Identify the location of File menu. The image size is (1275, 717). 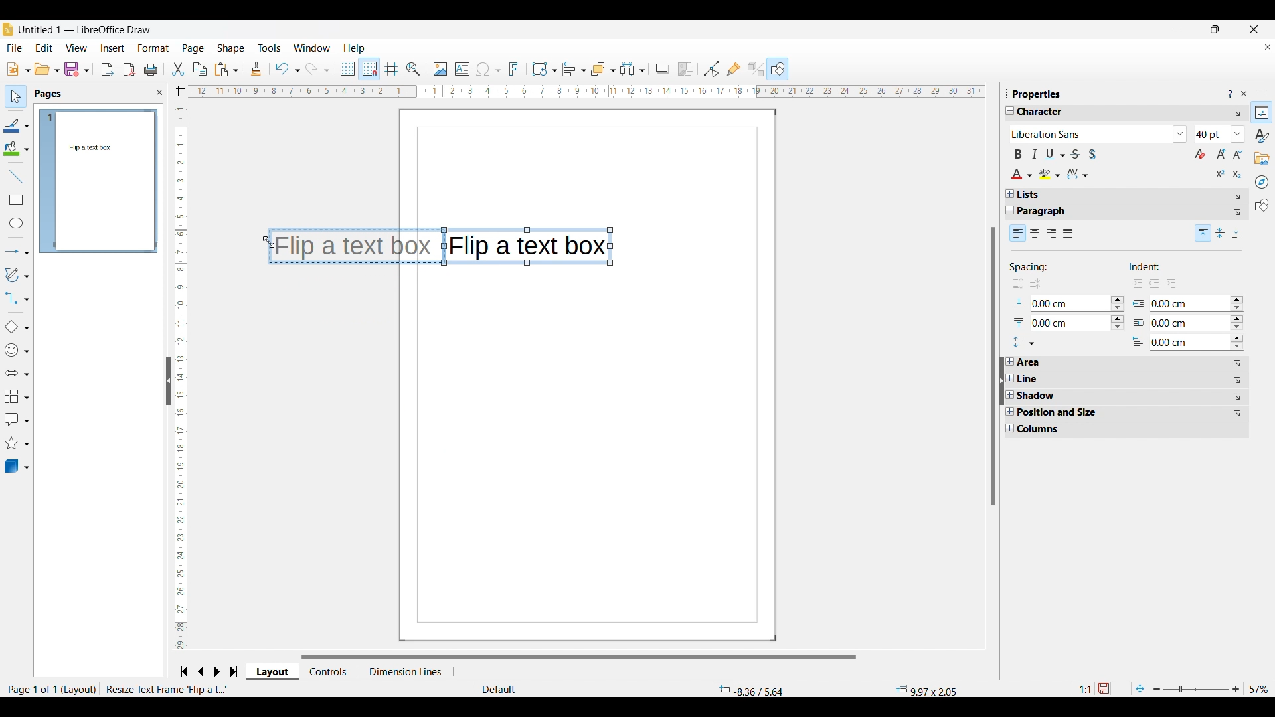
(14, 48).